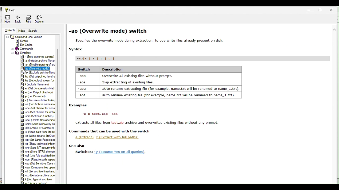 The height and width of the screenshot is (190, 339). What do you see at coordinates (38, 136) in the screenshot?
I see `|#] 90 Write data to StdOut) |` at bounding box center [38, 136].